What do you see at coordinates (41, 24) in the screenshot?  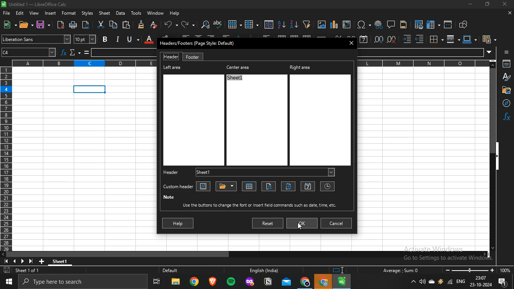 I see `save` at bounding box center [41, 24].